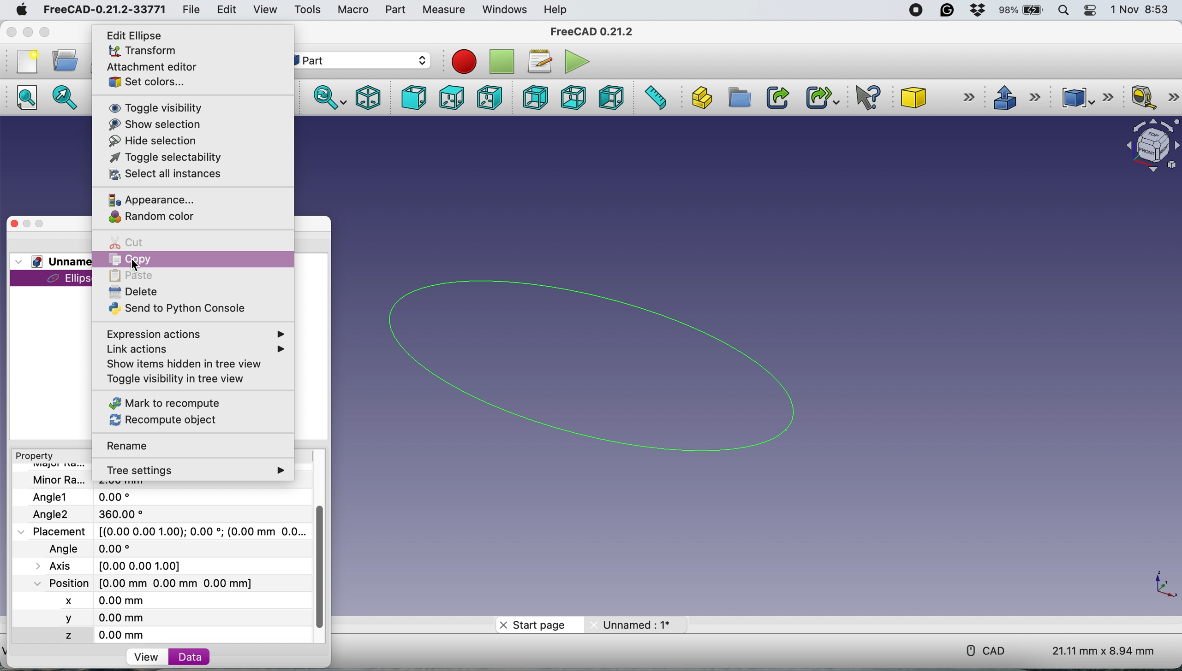 The image size is (1182, 671). What do you see at coordinates (93, 480) in the screenshot?
I see `file name` at bounding box center [93, 480].